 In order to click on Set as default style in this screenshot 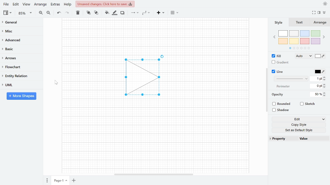, I will do `click(300, 130)`.